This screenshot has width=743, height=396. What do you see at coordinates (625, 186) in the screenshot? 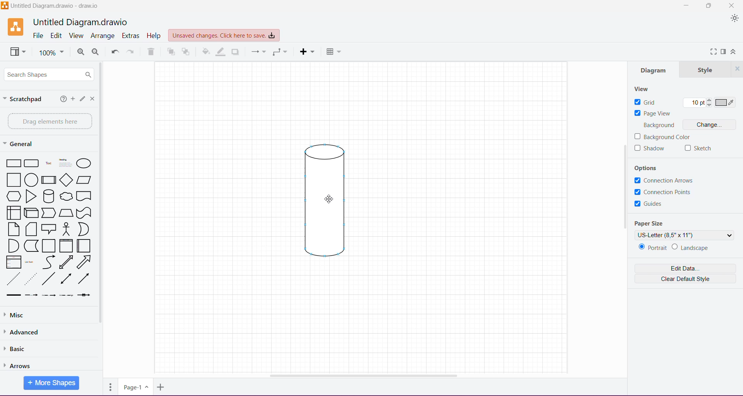
I see `Vertical Scroll Bar` at bounding box center [625, 186].